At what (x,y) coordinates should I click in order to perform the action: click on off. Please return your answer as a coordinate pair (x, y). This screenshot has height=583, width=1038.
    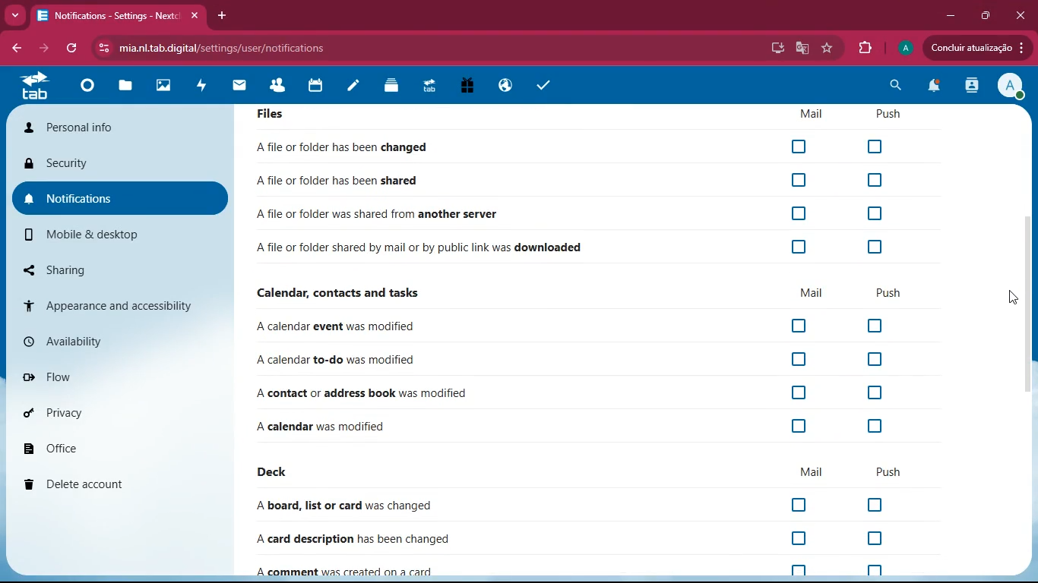
    Looking at the image, I should click on (801, 326).